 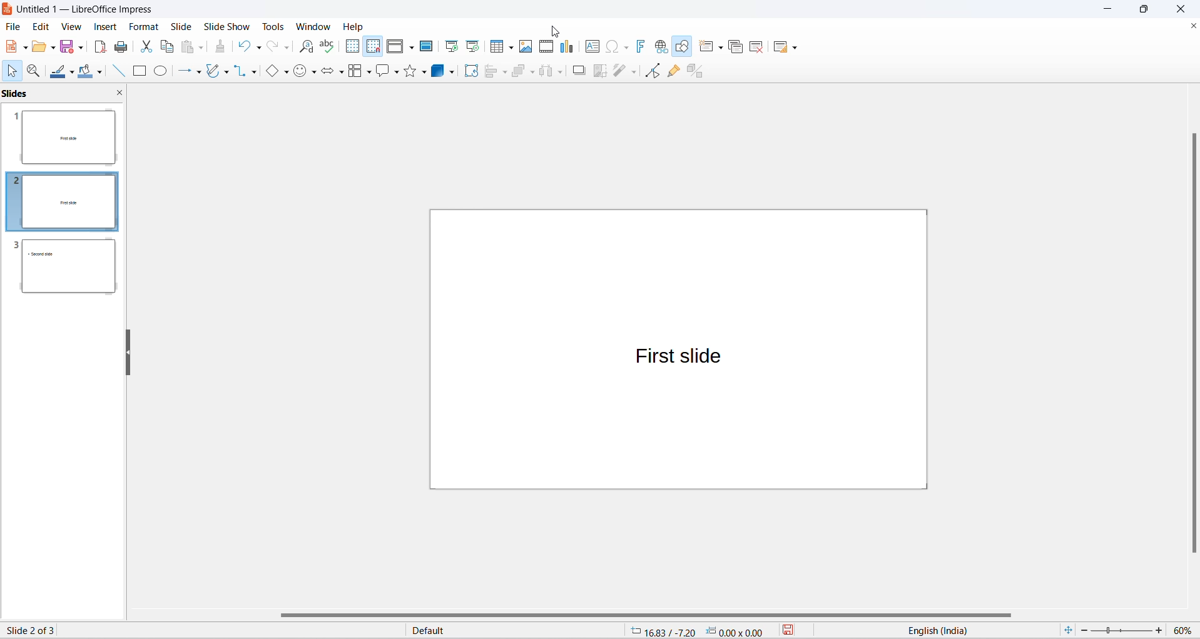 What do you see at coordinates (559, 26) in the screenshot?
I see ` cursor` at bounding box center [559, 26].